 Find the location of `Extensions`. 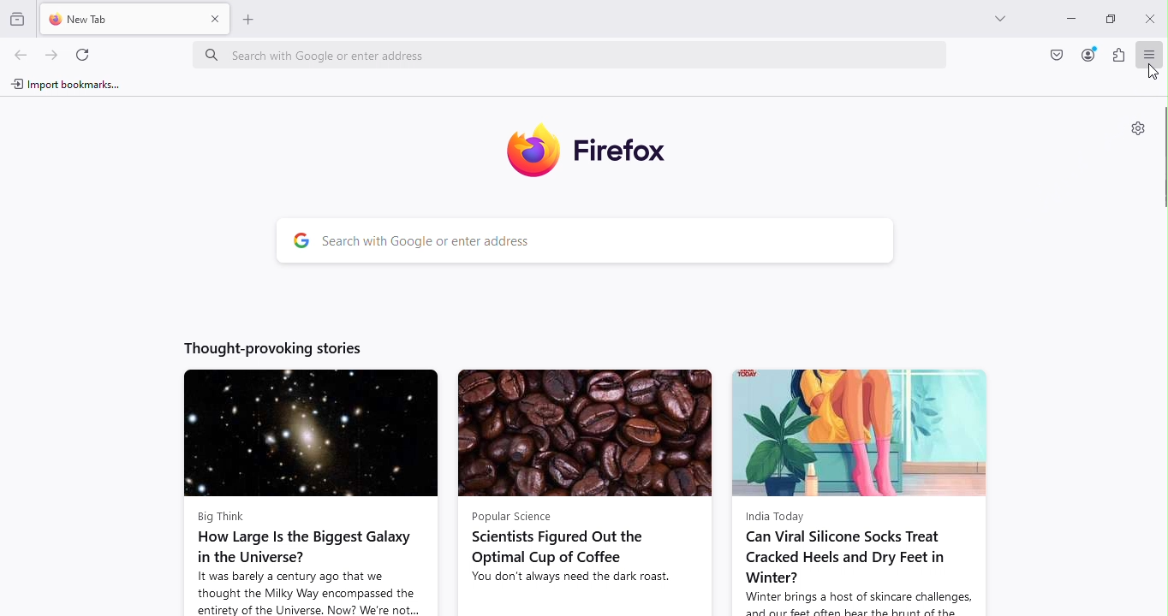

Extensions is located at coordinates (1119, 55).